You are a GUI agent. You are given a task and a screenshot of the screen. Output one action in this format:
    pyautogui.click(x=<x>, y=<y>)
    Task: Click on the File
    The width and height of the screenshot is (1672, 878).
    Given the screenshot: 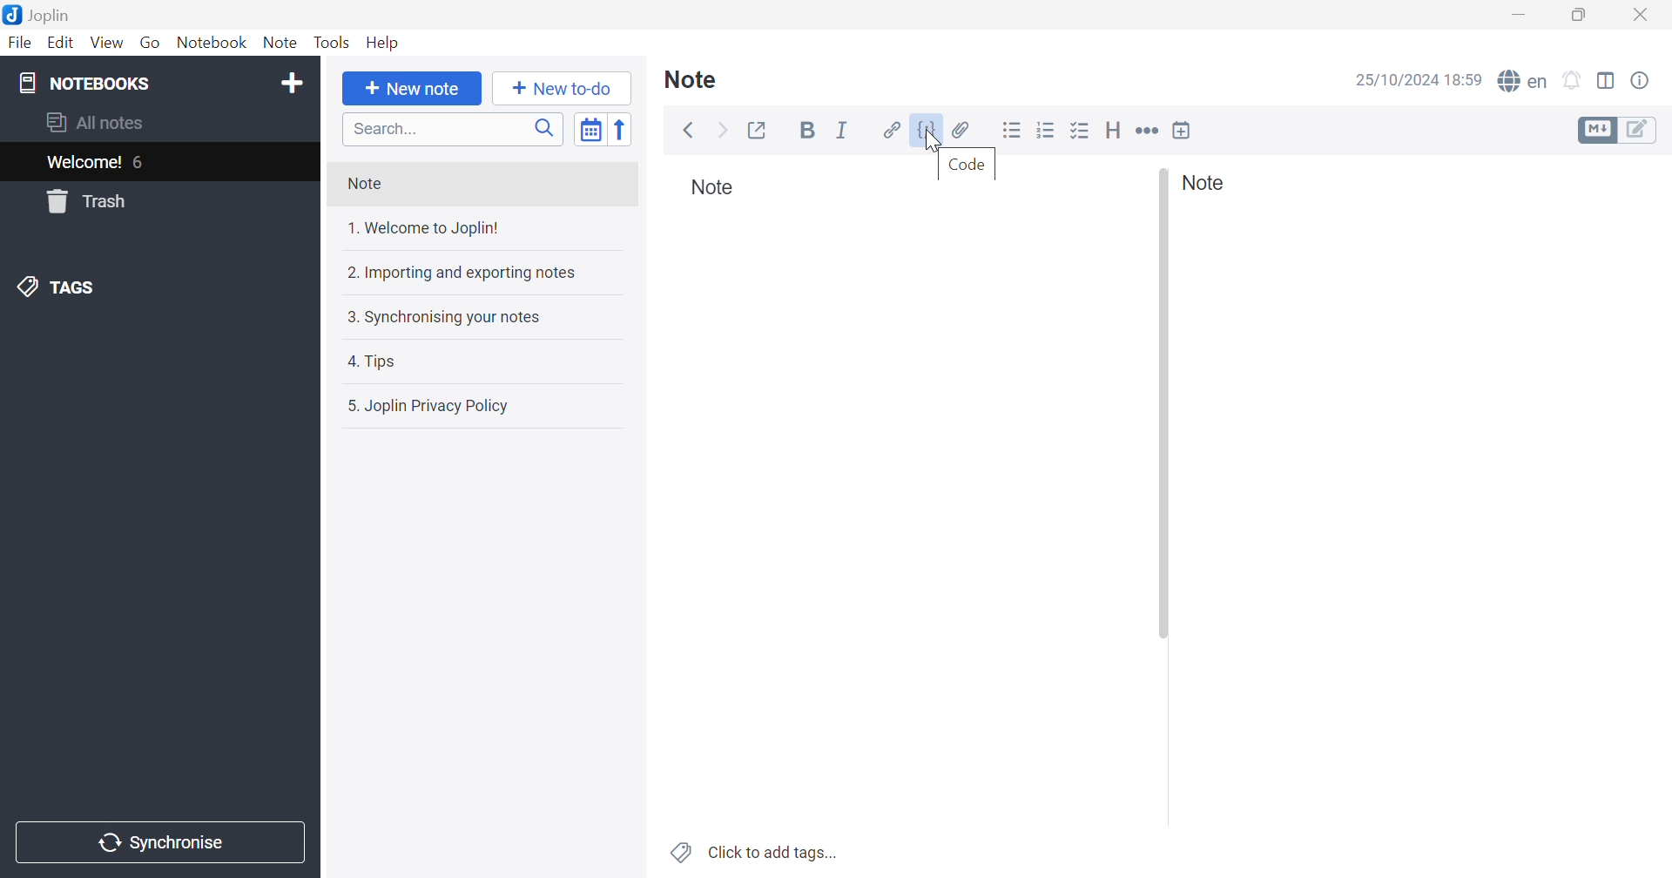 What is the action you would take?
    pyautogui.click(x=20, y=44)
    